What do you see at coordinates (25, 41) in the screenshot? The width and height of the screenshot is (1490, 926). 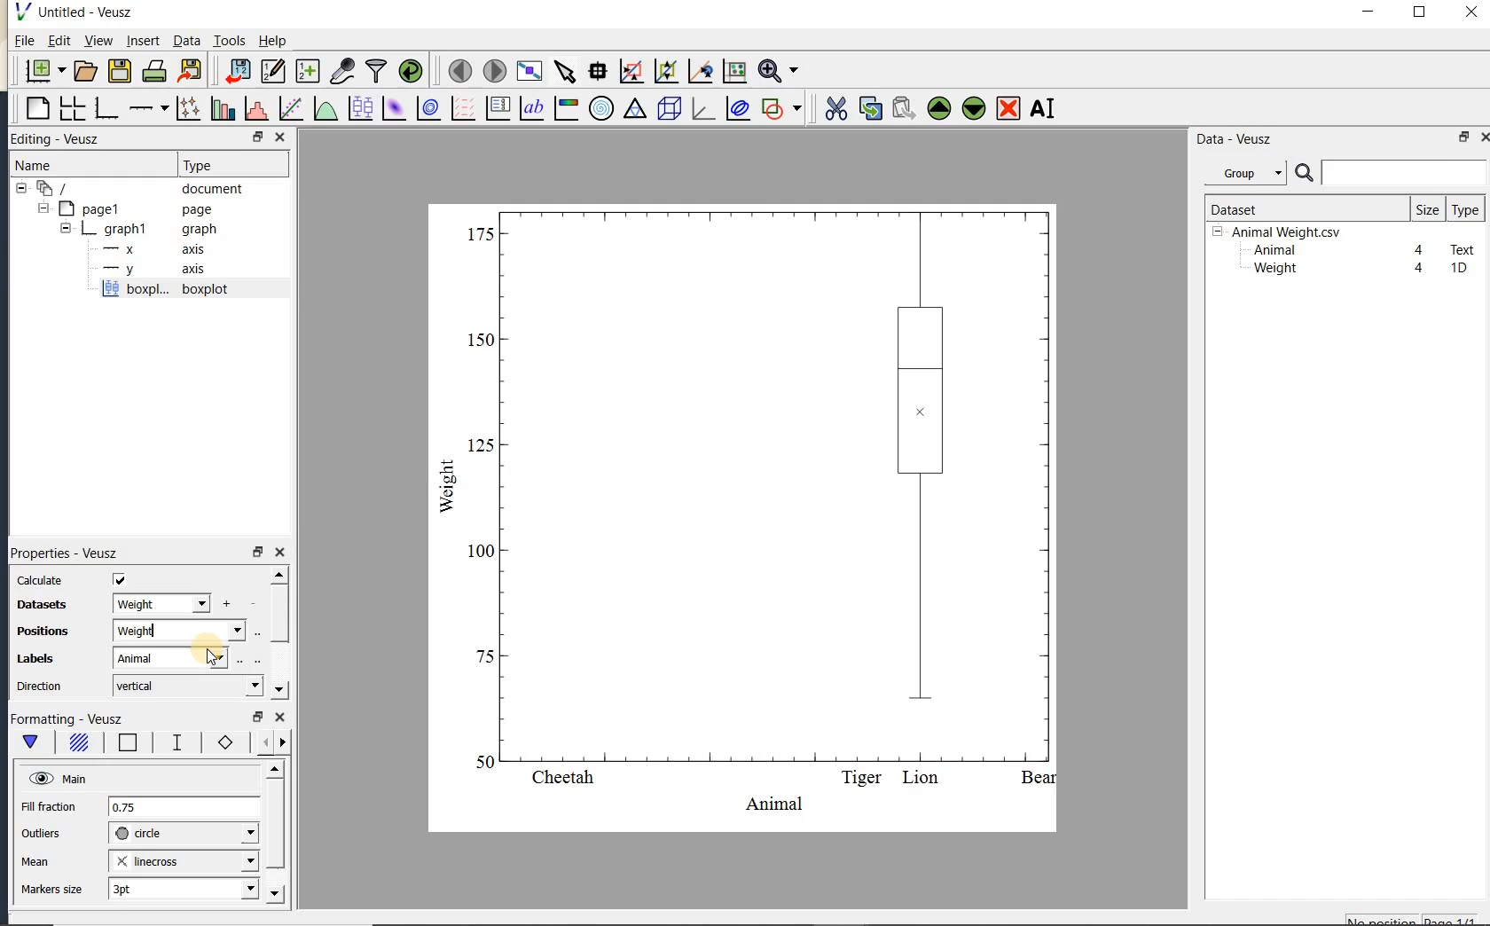 I see `File` at bounding box center [25, 41].